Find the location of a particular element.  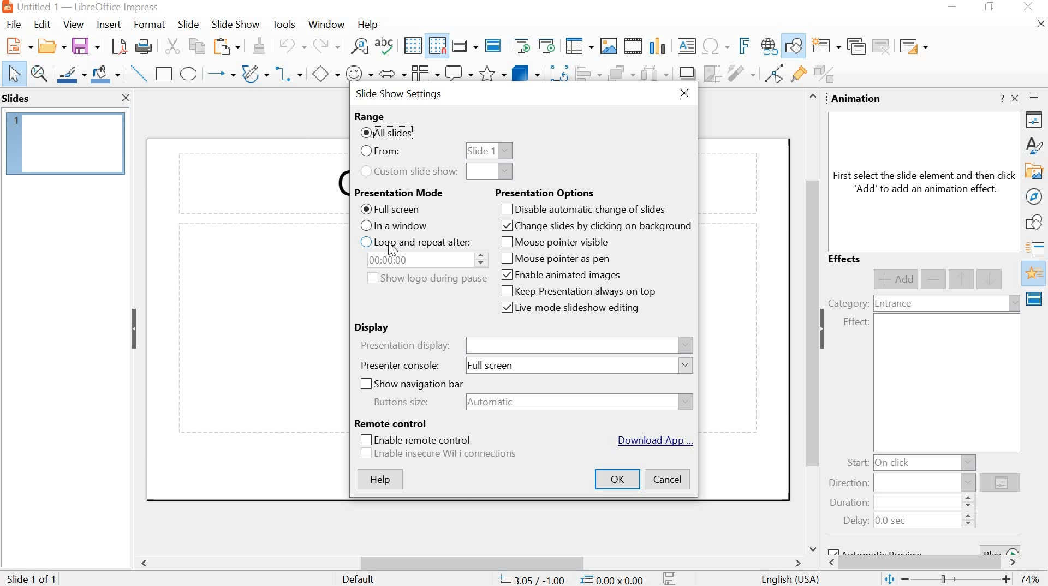

zoom percent is located at coordinates (1029, 579).